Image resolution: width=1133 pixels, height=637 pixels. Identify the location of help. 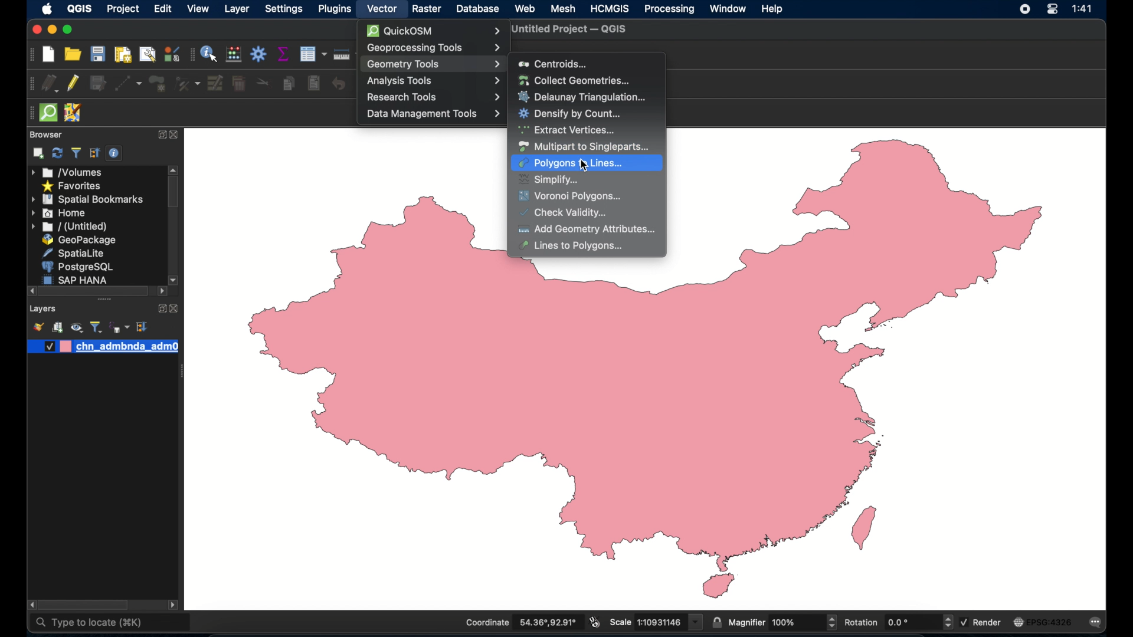
(774, 10).